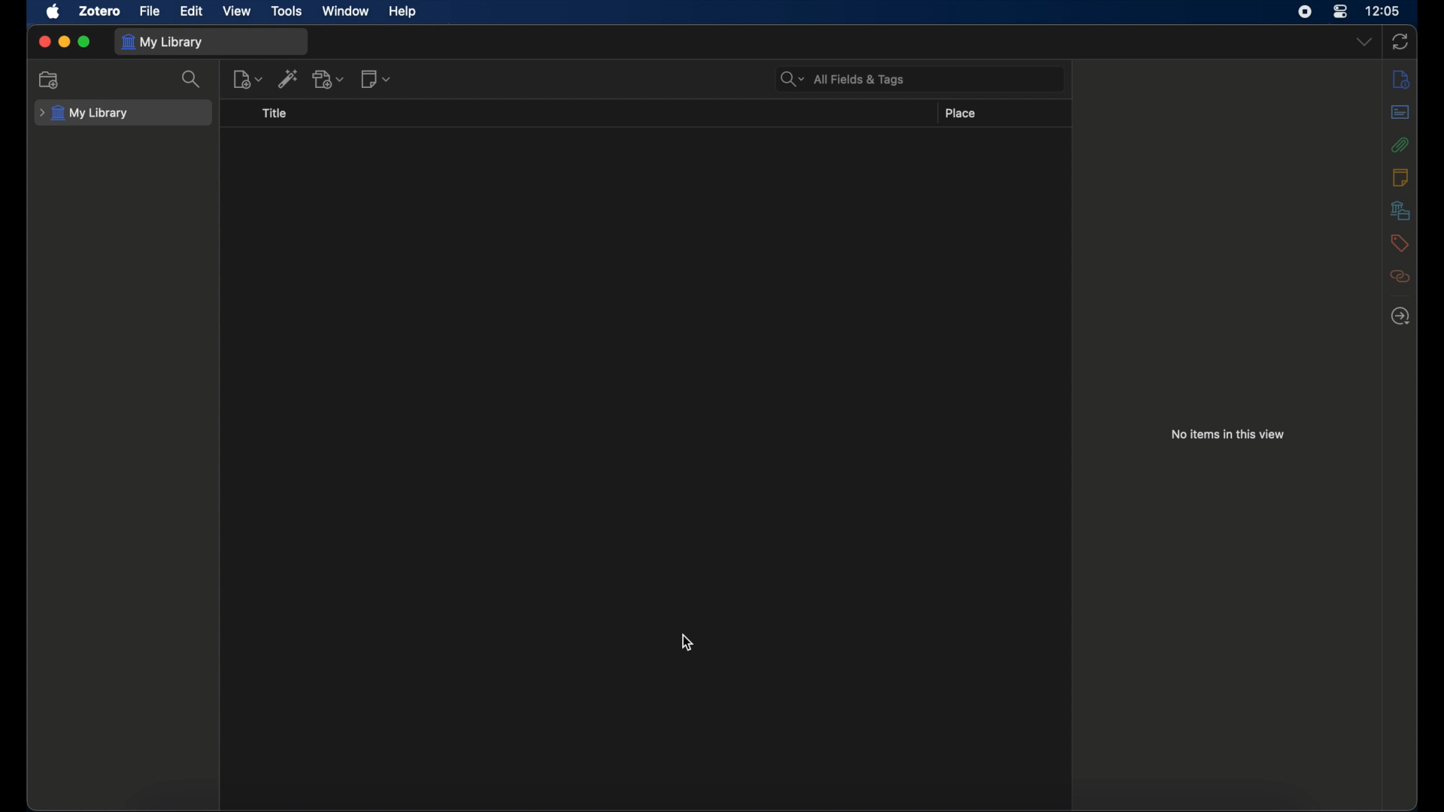 The width and height of the screenshot is (1444, 812). I want to click on search, so click(193, 79).